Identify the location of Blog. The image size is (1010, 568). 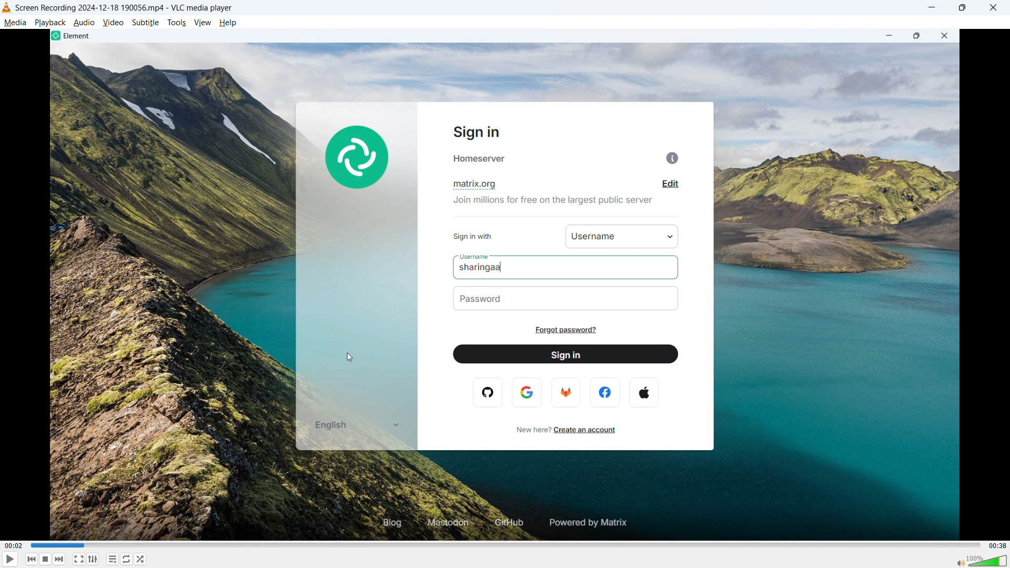
(384, 523).